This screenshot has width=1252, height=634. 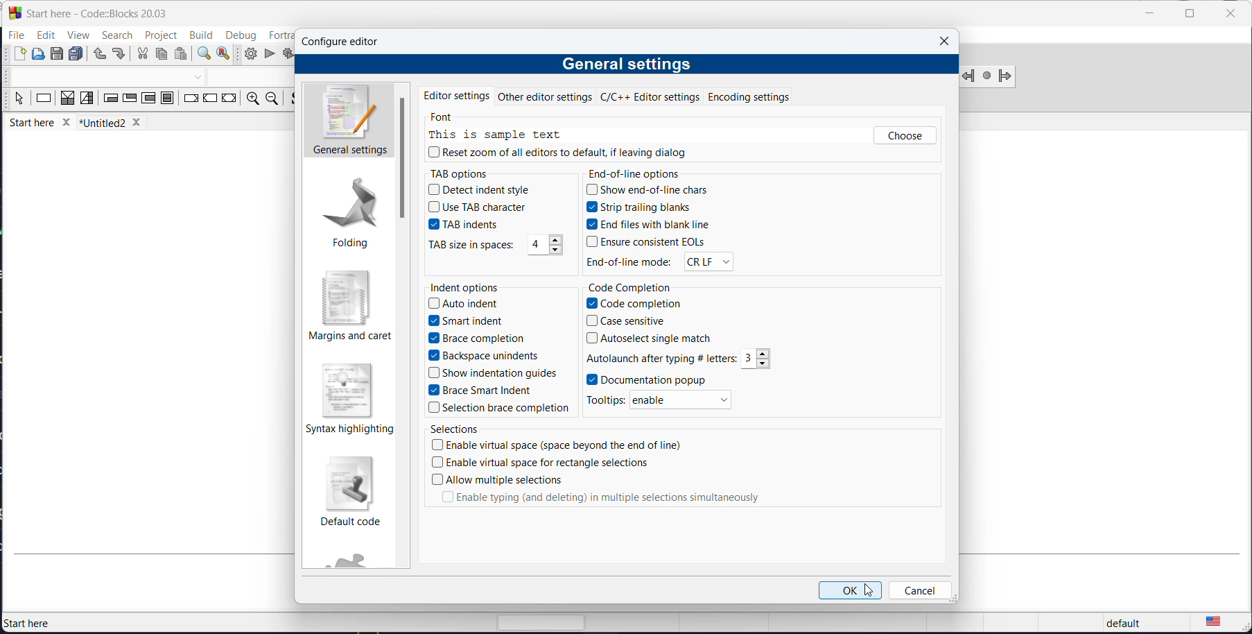 What do you see at coordinates (161, 55) in the screenshot?
I see `copy` at bounding box center [161, 55].